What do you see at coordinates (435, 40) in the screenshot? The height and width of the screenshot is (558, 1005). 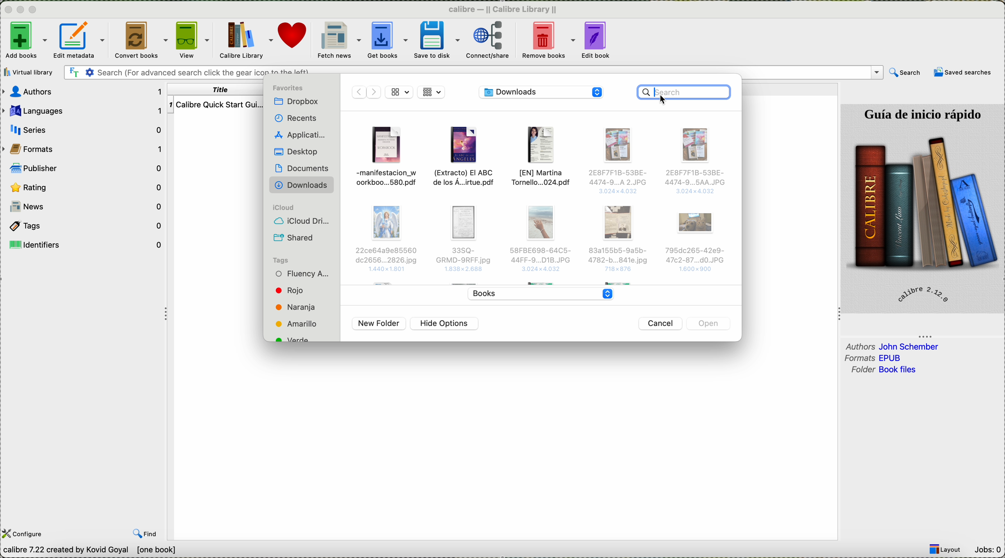 I see `save to disk` at bounding box center [435, 40].